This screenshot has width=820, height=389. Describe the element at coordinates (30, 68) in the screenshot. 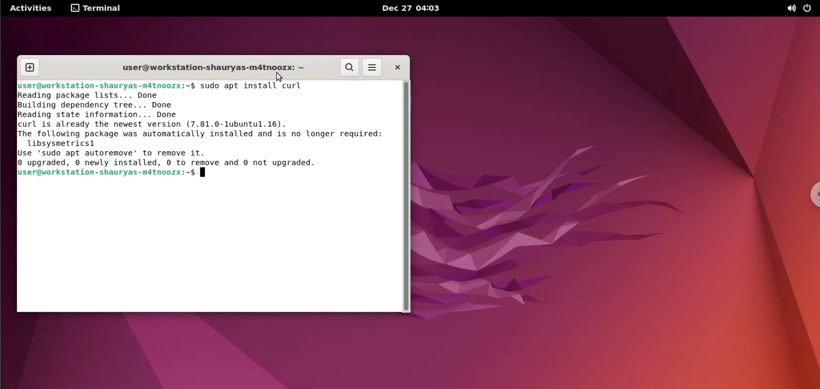

I see `new tab` at that location.